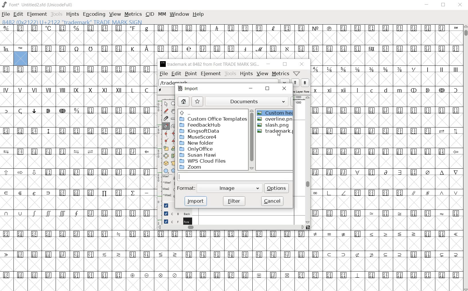 This screenshot has width=468, height=291. I want to click on METRICS, so click(133, 15).